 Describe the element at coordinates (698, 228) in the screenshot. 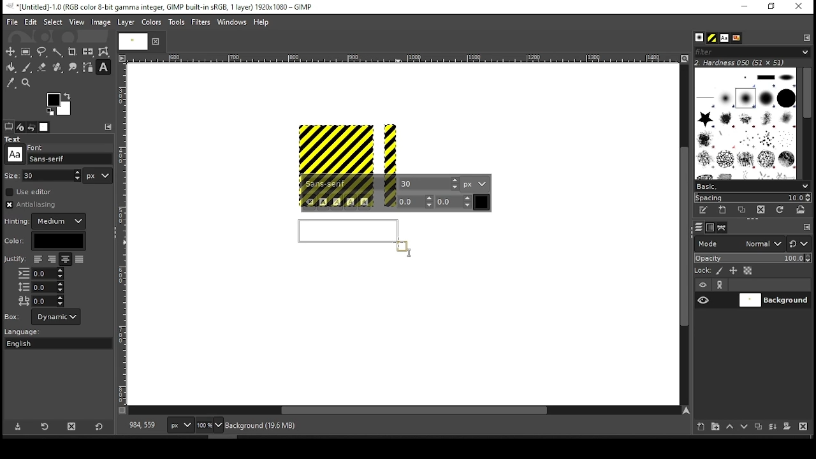

I see `layers` at that location.